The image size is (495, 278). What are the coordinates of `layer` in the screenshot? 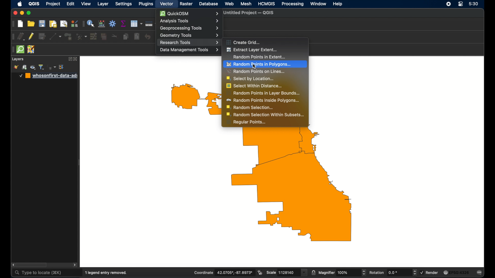 It's located at (103, 4).